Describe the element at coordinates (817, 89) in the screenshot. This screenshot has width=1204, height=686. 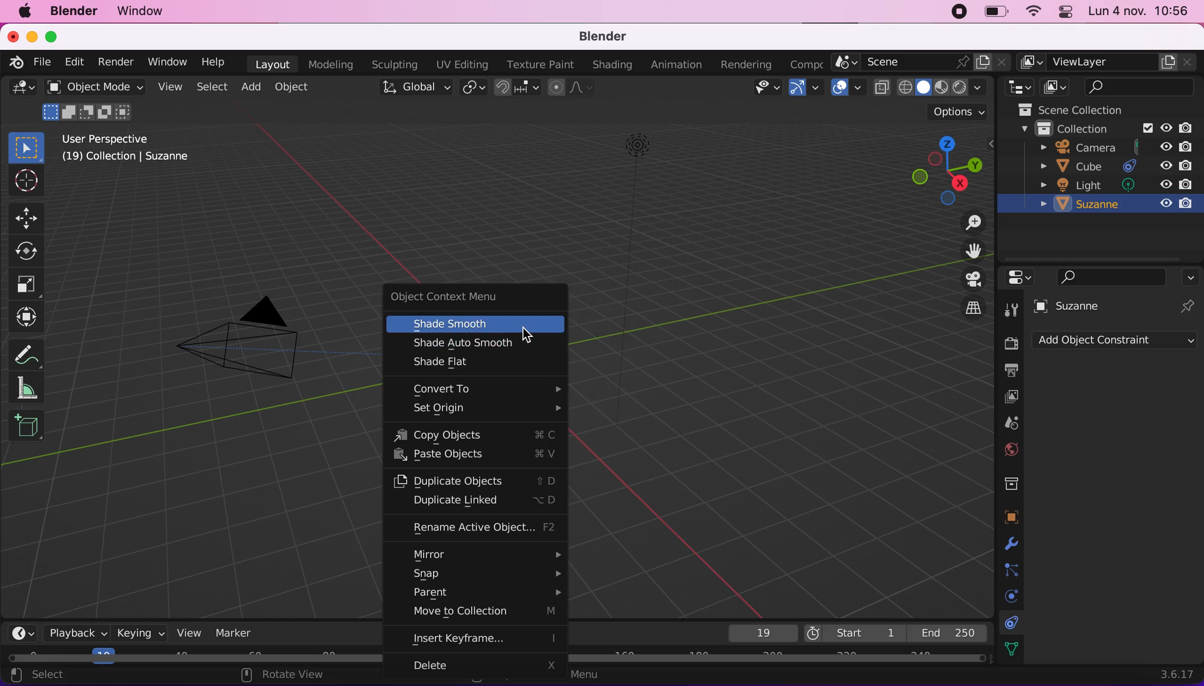
I see `Gizmos` at that location.